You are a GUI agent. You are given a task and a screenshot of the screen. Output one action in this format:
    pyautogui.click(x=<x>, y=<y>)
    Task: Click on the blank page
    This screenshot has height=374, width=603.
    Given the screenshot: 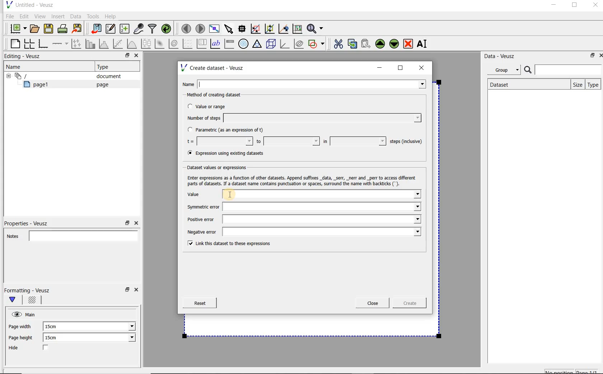 What is the action you would take?
    pyautogui.click(x=14, y=43)
    